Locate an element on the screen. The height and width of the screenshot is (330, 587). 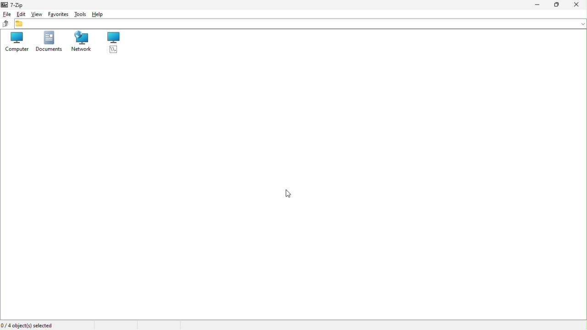
Close is located at coordinates (577, 5).